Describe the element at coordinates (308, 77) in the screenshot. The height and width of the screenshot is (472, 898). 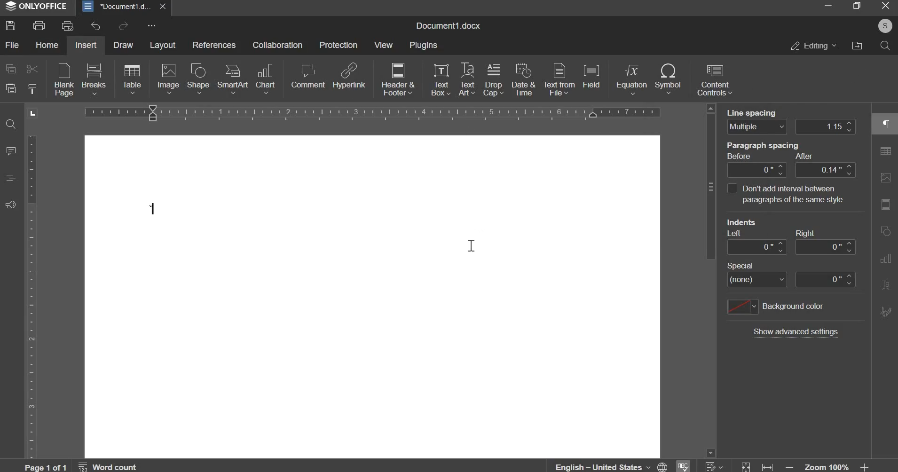
I see `comment` at that location.